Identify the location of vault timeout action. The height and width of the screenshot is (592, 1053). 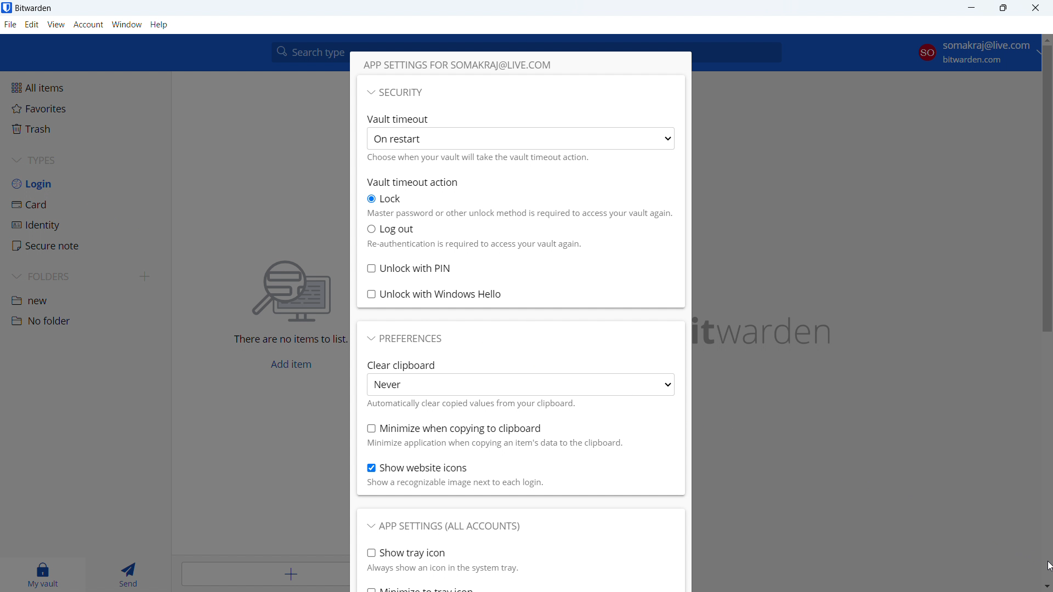
(414, 181).